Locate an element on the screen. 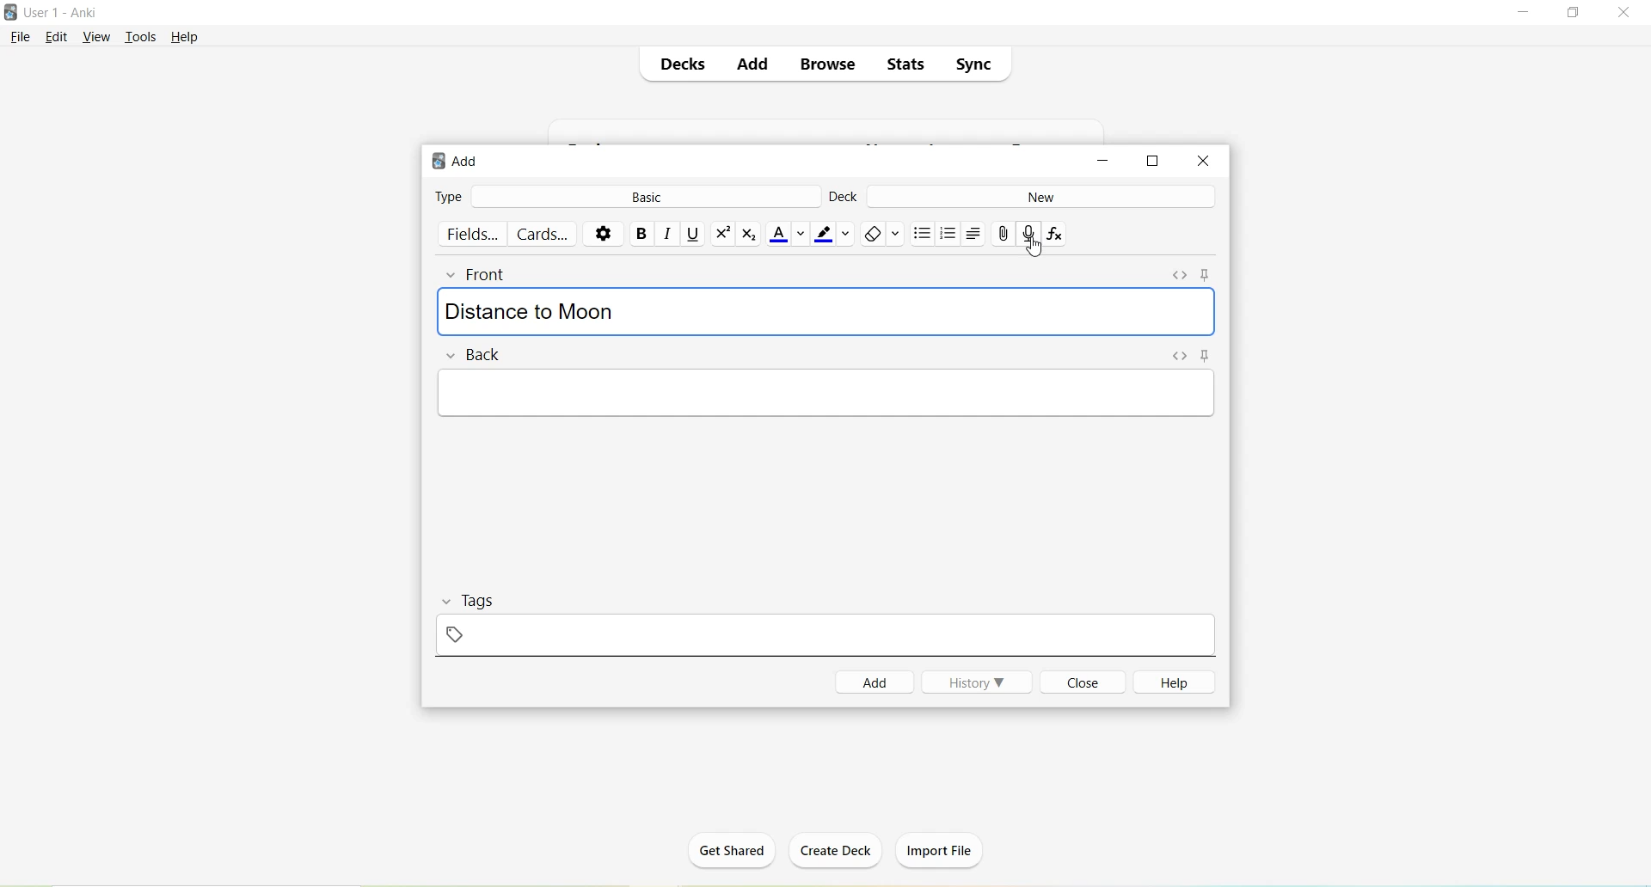  New is located at coordinates (1041, 197).